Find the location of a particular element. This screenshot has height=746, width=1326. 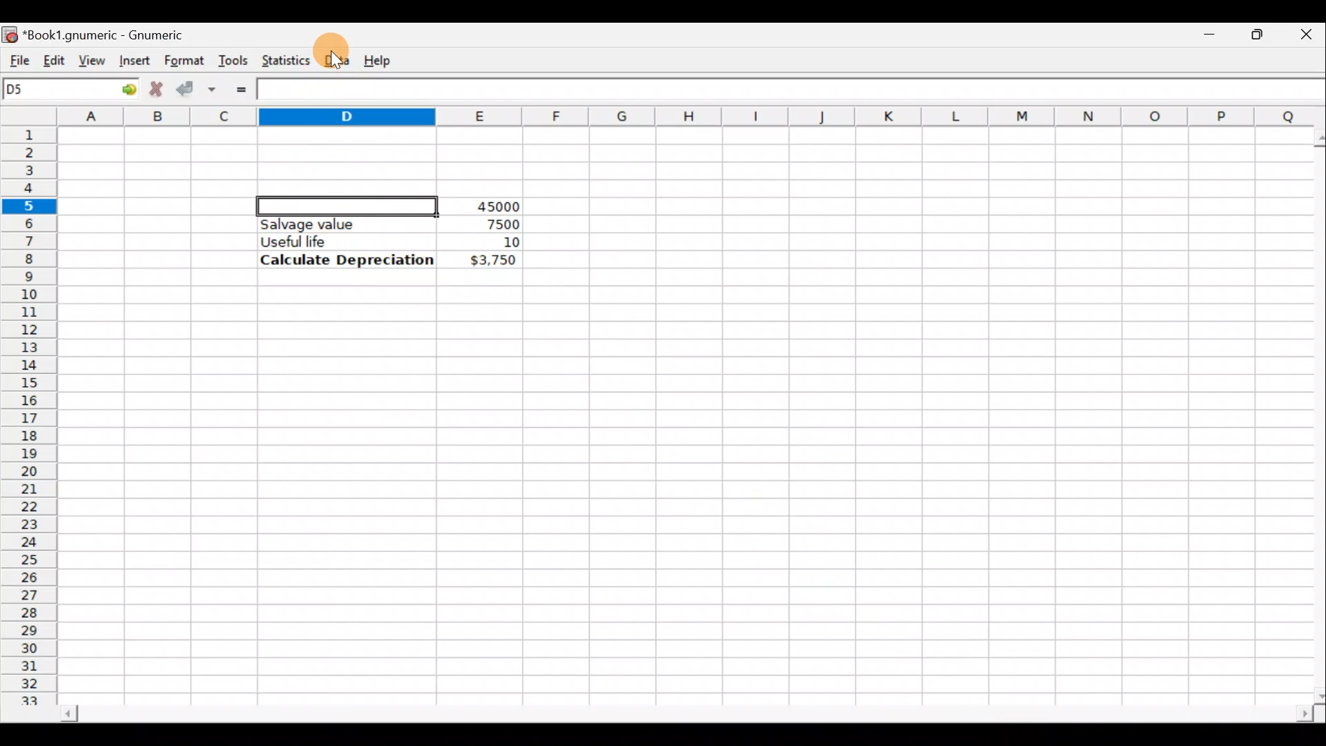

Selected cell is located at coordinates (349, 204).